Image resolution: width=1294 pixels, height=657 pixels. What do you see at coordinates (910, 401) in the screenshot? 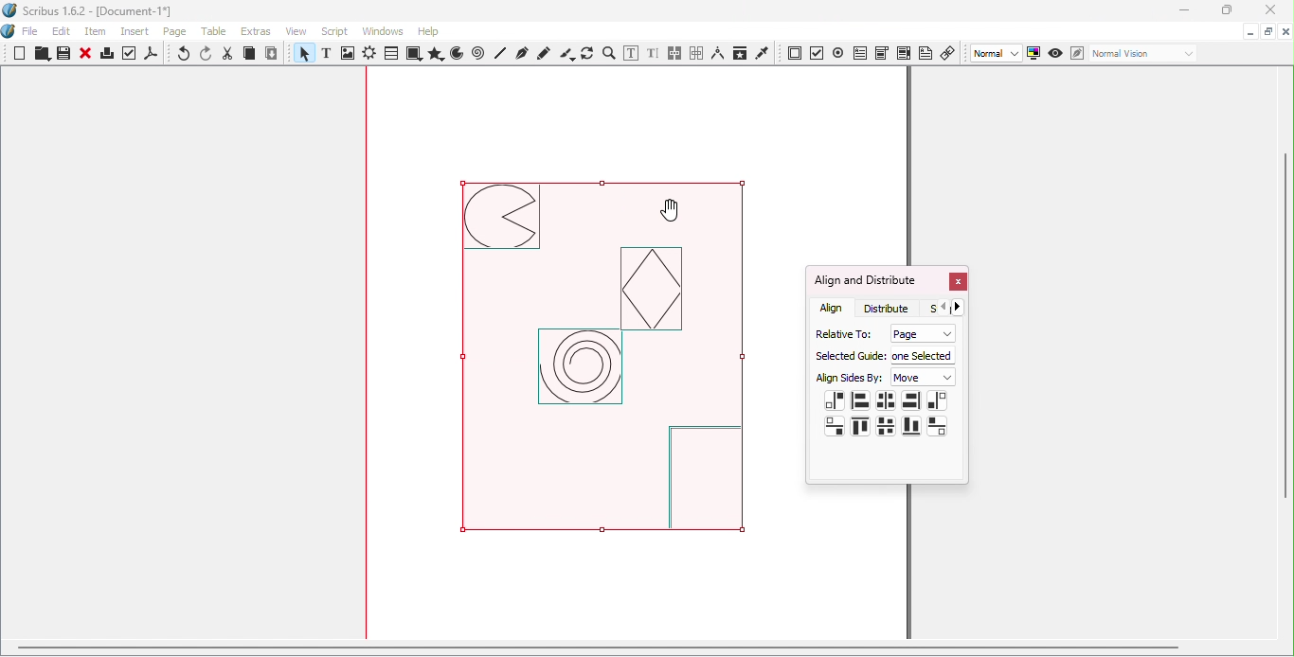
I see `Align right sides` at bounding box center [910, 401].